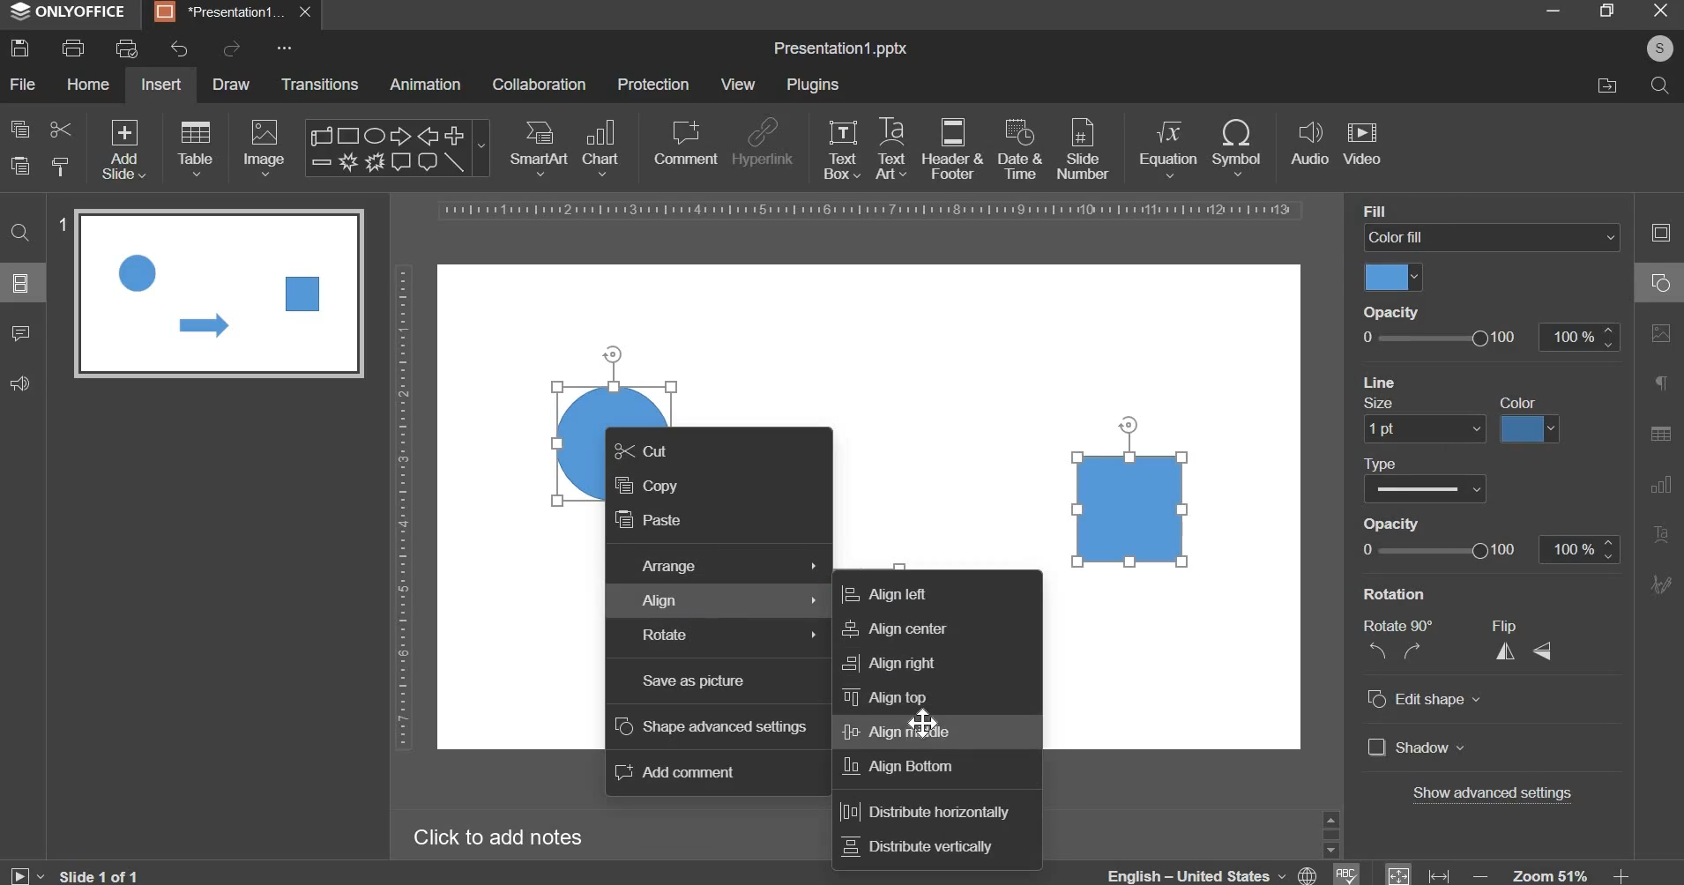  What do you see at coordinates (921, 813) in the screenshot?
I see `distribute horizontally` at bounding box center [921, 813].